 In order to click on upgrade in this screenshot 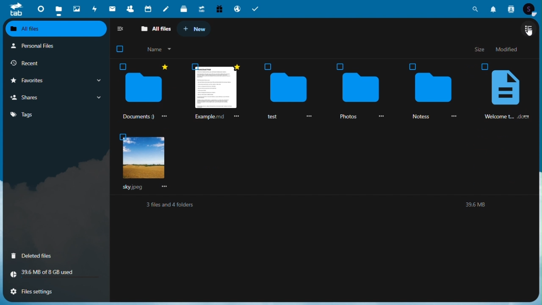, I will do `click(200, 9)`.